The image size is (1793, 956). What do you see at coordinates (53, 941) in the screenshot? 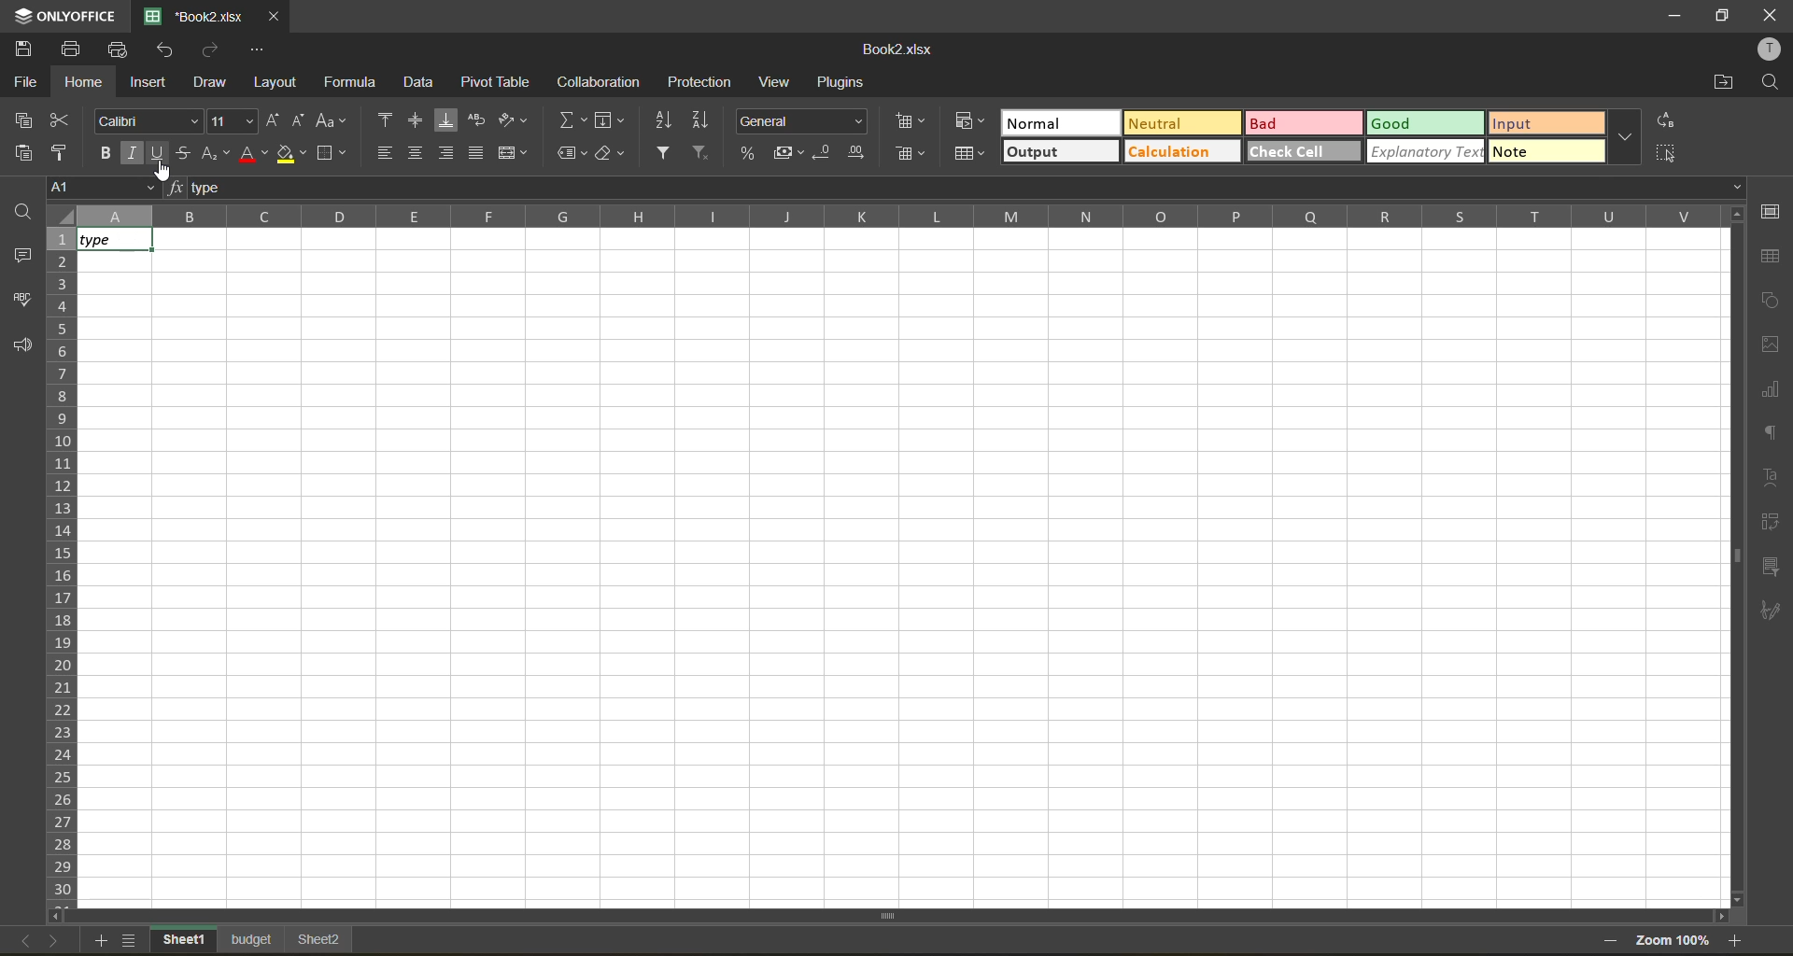
I see `next` at bounding box center [53, 941].